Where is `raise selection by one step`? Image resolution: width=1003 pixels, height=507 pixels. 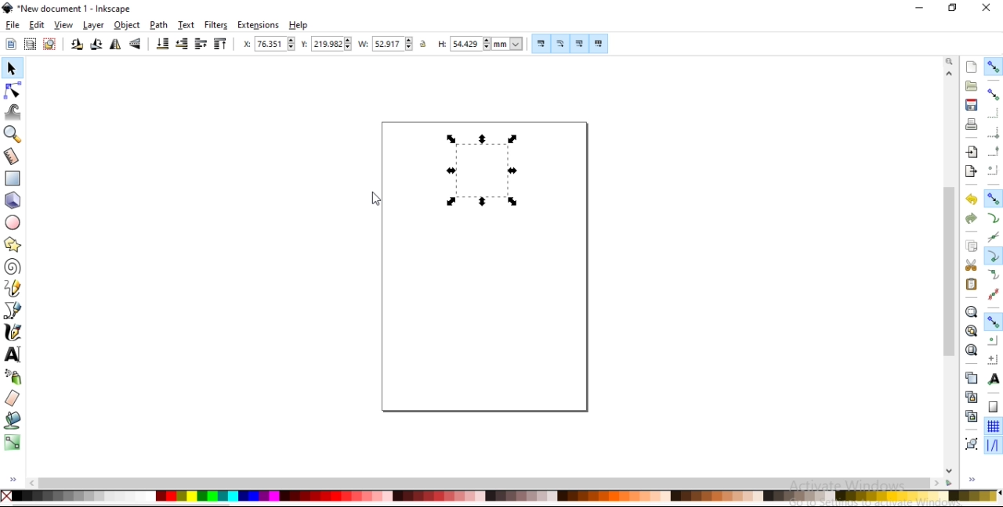
raise selection by one step is located at coordinates (201, 46).